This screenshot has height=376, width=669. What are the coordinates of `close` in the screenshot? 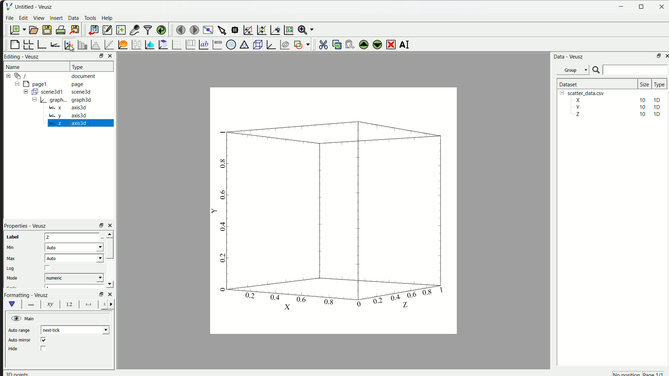 It's located at (110, 294).